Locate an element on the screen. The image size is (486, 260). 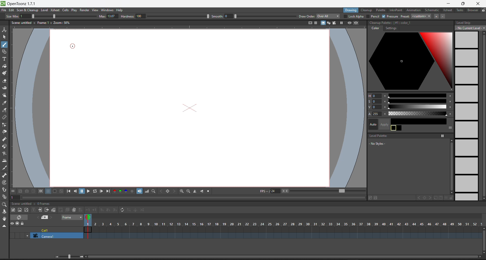
vertical scroll bar is located at coordinates (483, 240).